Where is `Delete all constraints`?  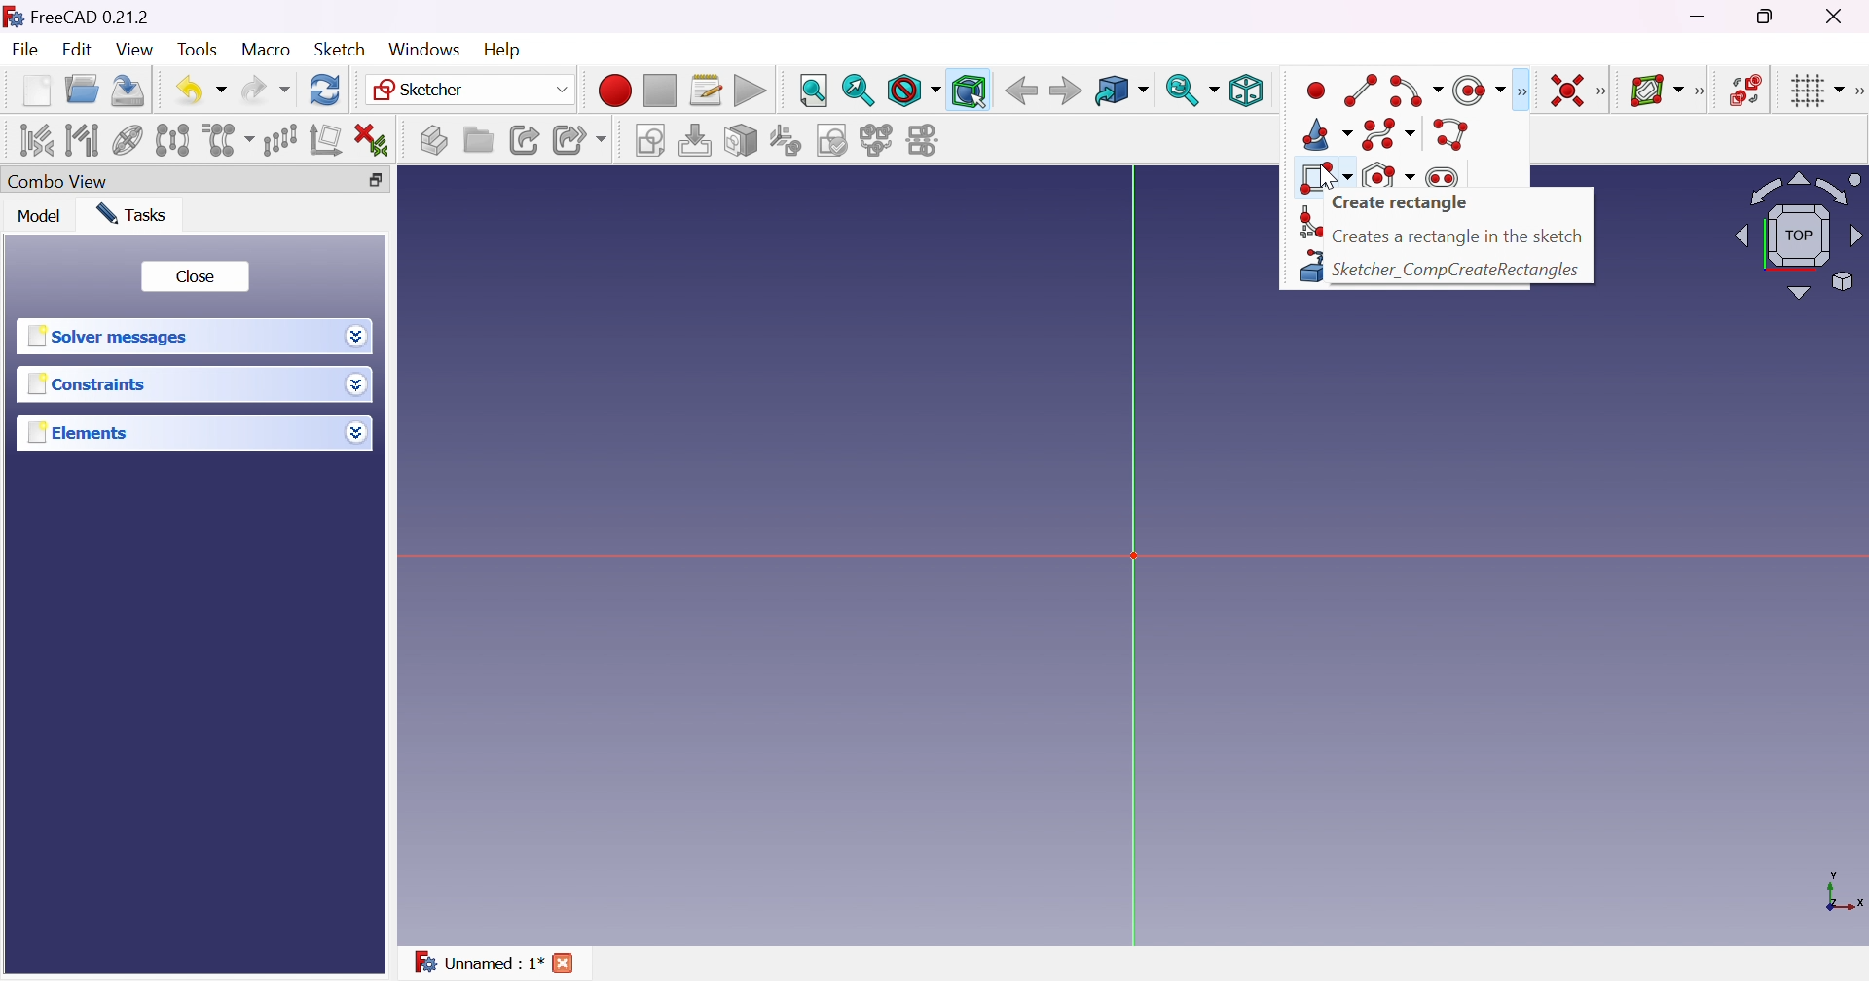 Delete all constraints is located at coordinates (372, 139).